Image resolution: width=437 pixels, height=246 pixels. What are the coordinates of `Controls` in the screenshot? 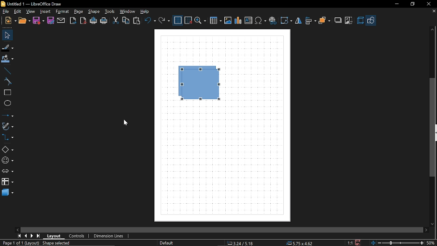 It's located at (77, 236).